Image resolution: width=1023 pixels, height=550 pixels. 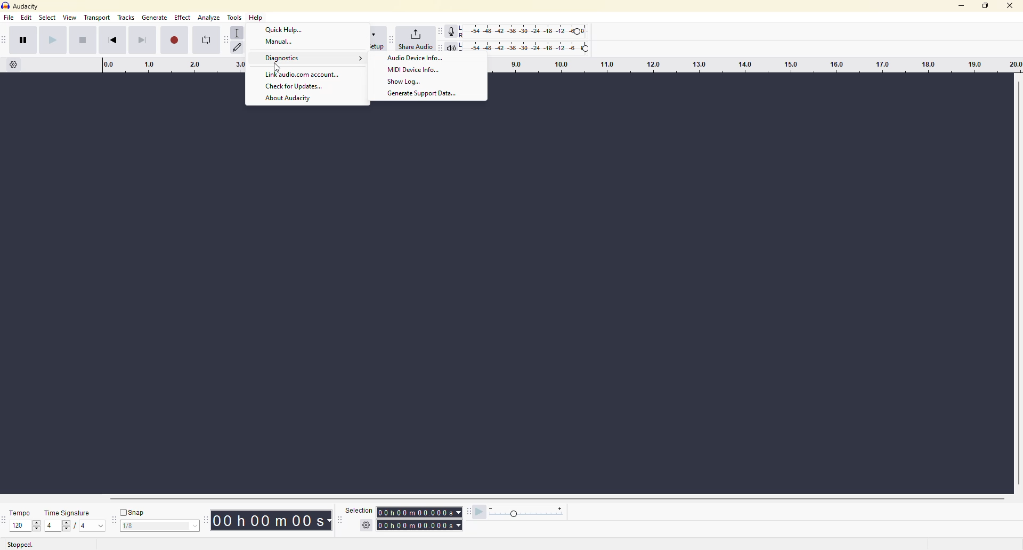 I want to click on recording level, so click(x=530, y=30).